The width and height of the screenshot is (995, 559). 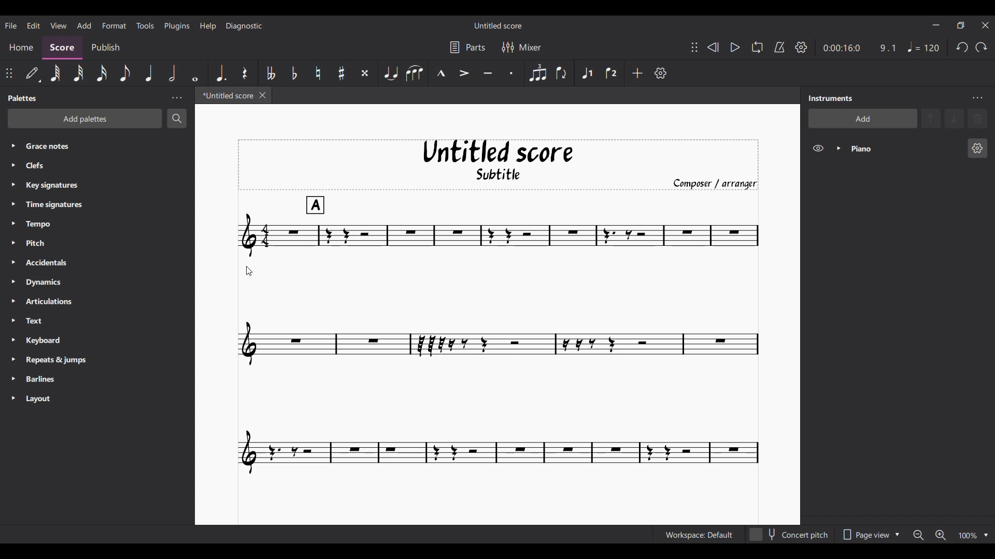 What do you see at coordinates (838, 149) in the screenshot?
I see `Expand instrument` at bounding box center [838, 149].